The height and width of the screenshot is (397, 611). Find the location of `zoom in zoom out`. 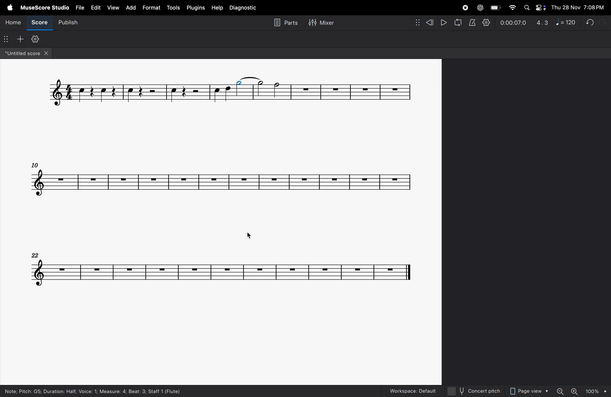

zoom in zoom out is located at coordinates (567, 391).